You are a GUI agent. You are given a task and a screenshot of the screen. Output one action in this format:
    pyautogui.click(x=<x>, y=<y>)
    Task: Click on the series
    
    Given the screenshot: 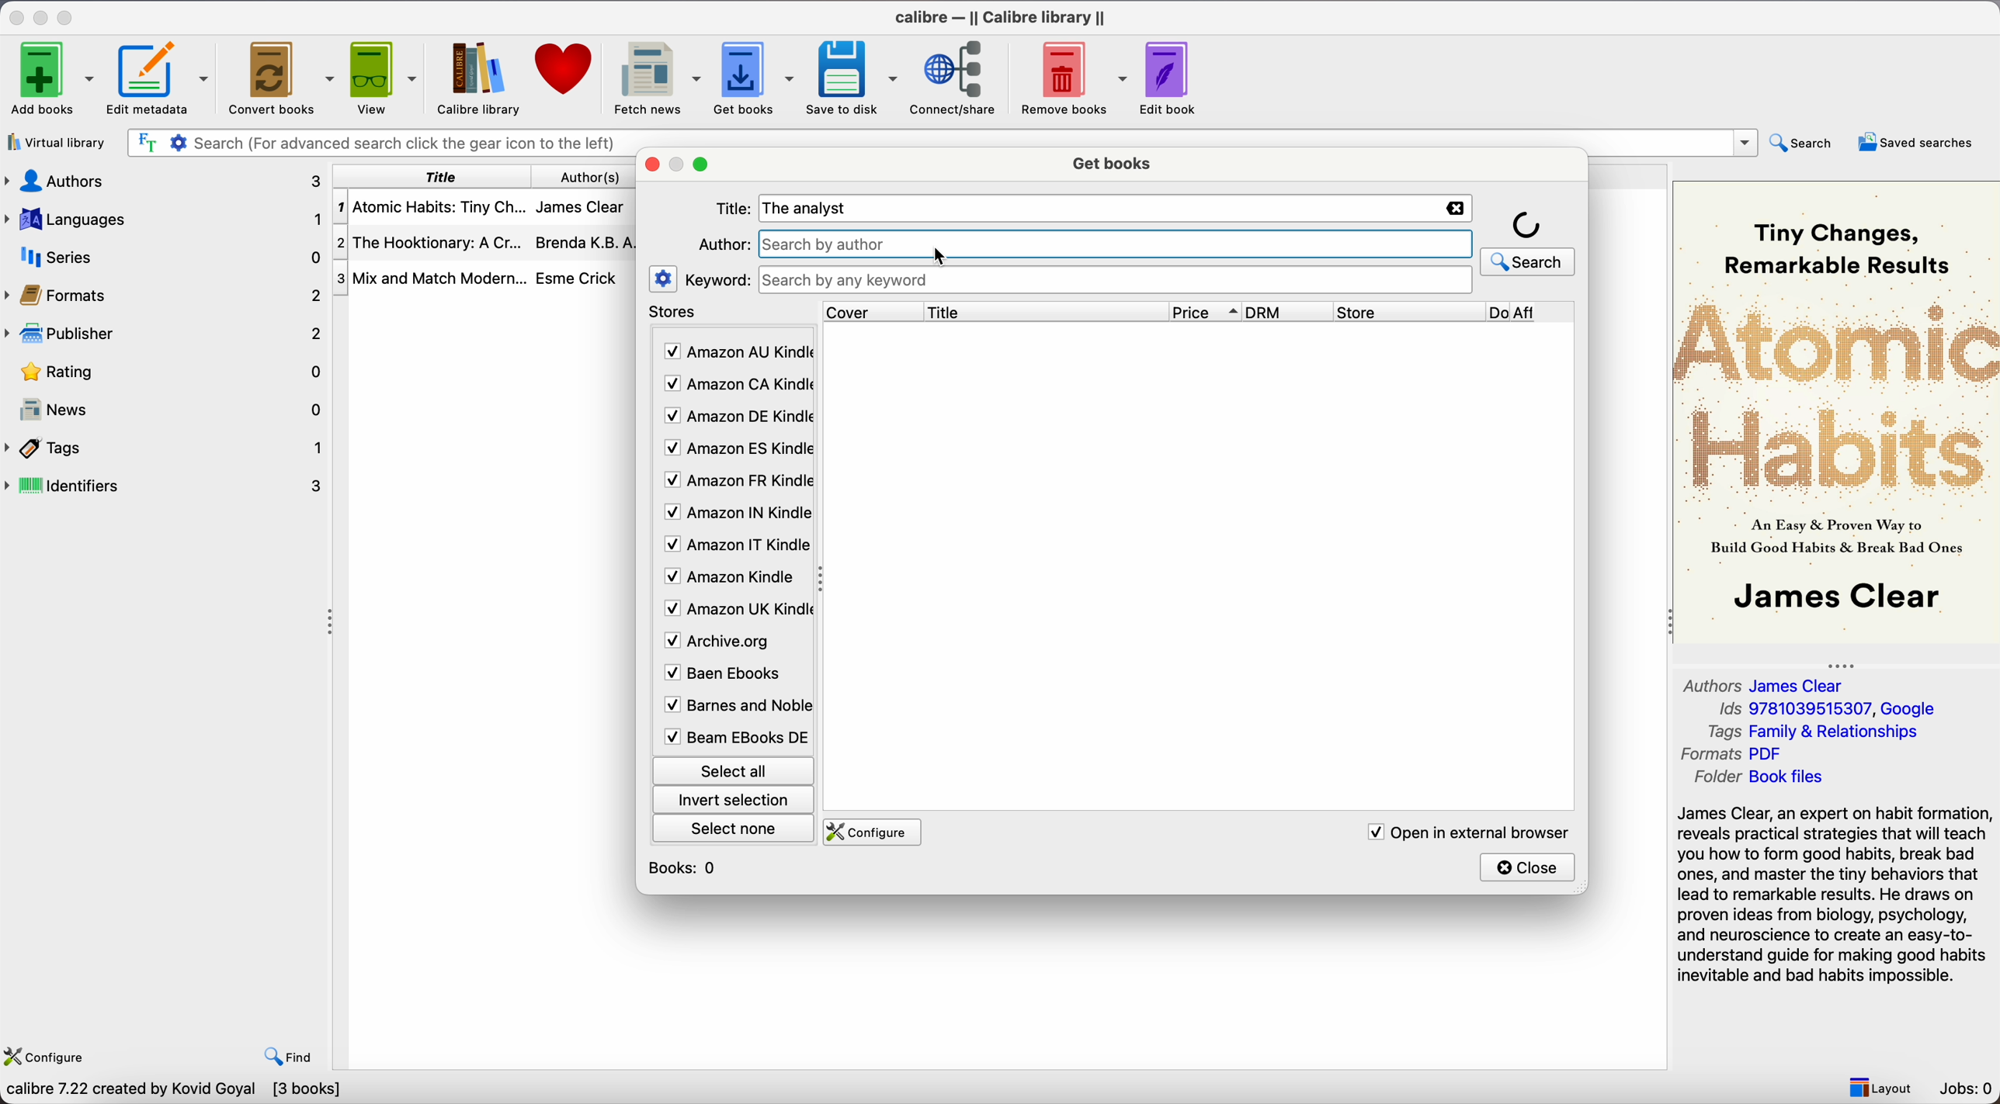 What is the action you would take?
    pyautogui.click(x=164, y=258)
    